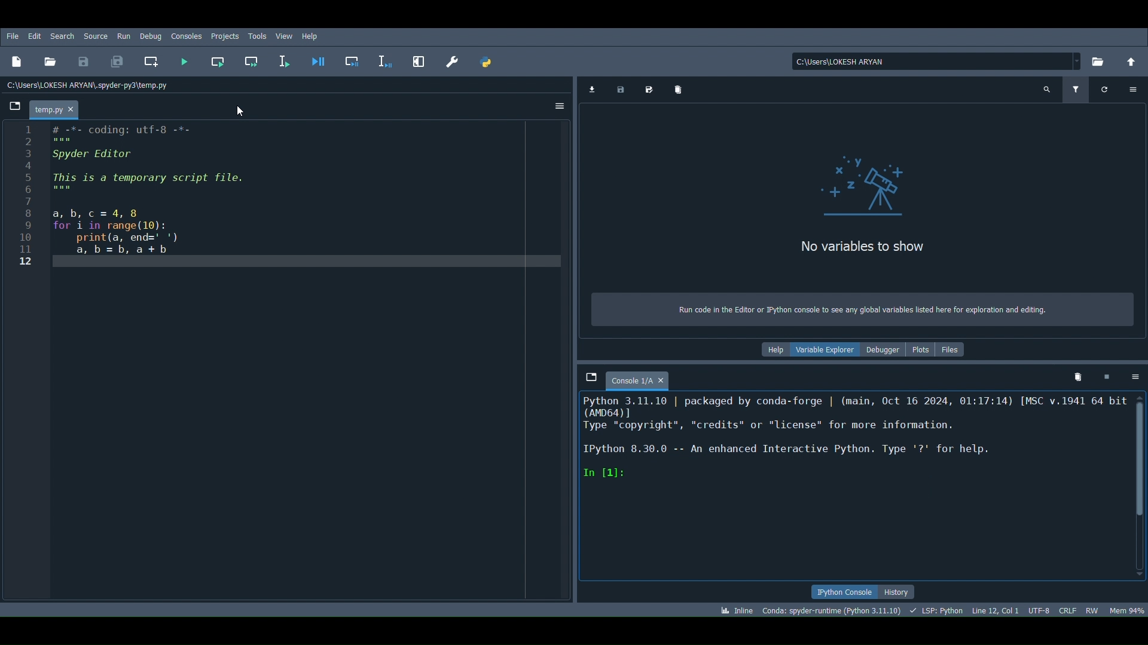  What do you see at coordinates (1136, 378) in the screenshot?
I see `Options` at bounding box center [1136, 378].